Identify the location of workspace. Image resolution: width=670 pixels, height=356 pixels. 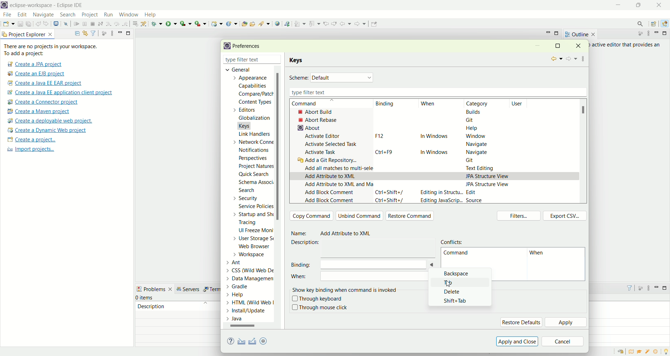
(251, 254).